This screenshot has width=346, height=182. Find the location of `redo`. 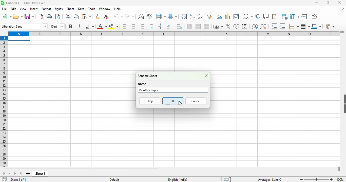

redo is located at coordinates (129, 16).